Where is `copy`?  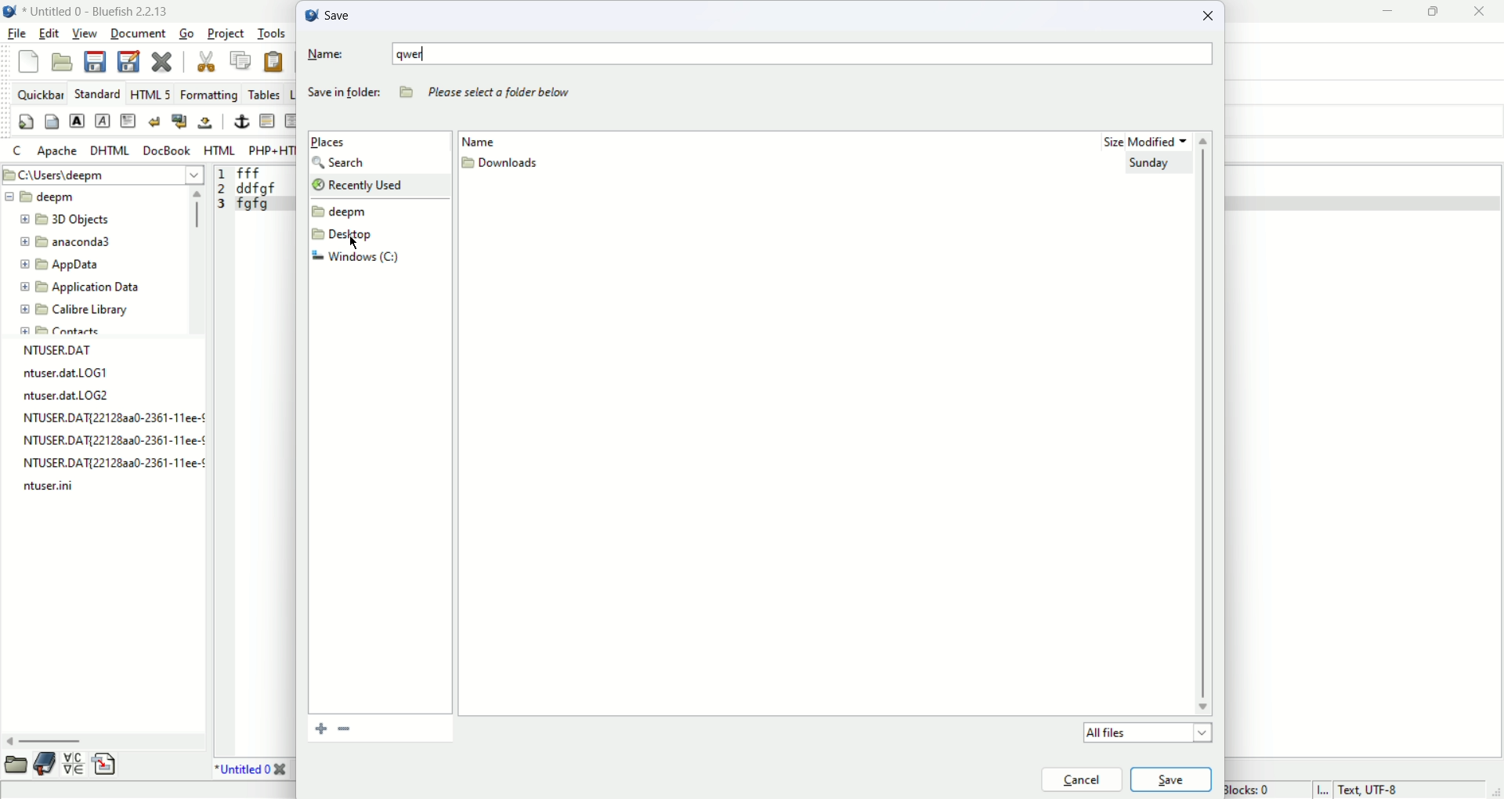
copy is located at coordinates (240, 59).